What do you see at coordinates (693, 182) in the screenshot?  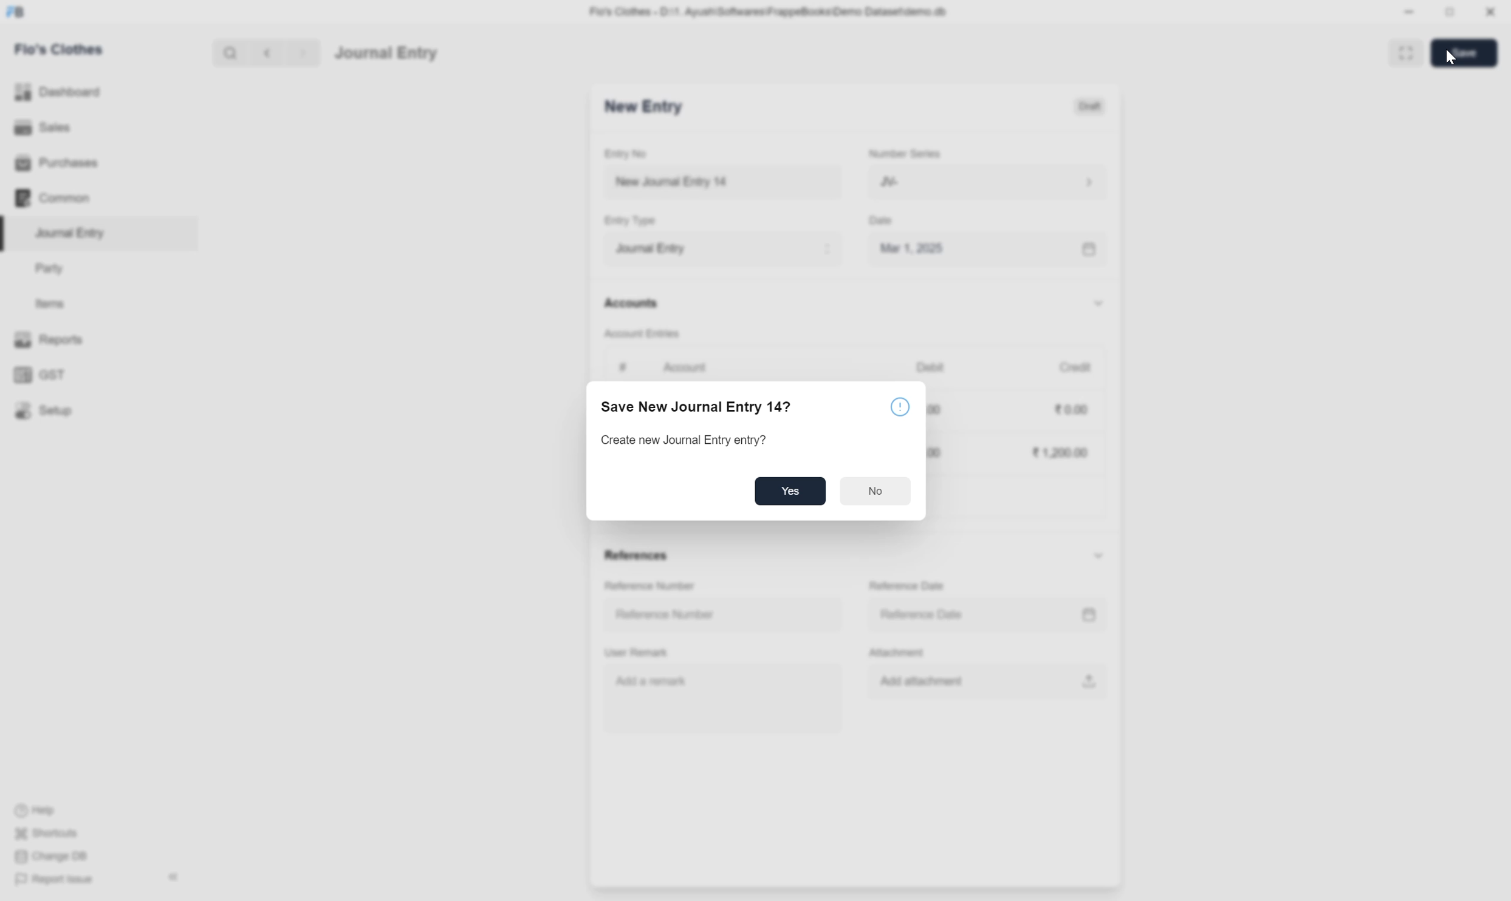 I see `New Journal Entry 14` at bounding box center [693, 182].